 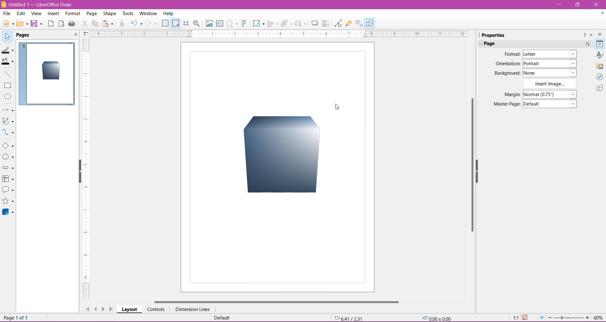 I want to click on Sidebar settings, so click(x=601, y=34).